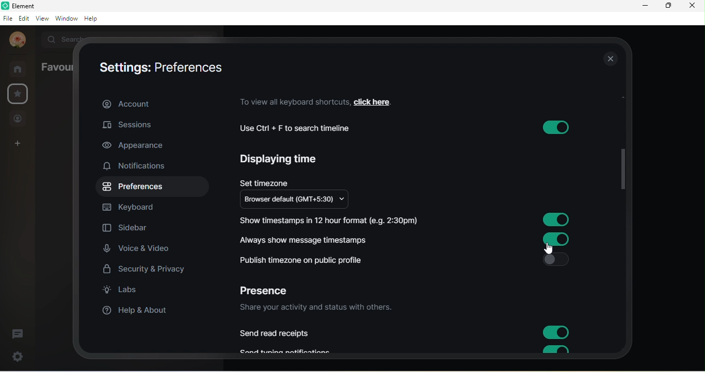 The image size is (705, 372). I want to click on voice and video, so click(140, 249).